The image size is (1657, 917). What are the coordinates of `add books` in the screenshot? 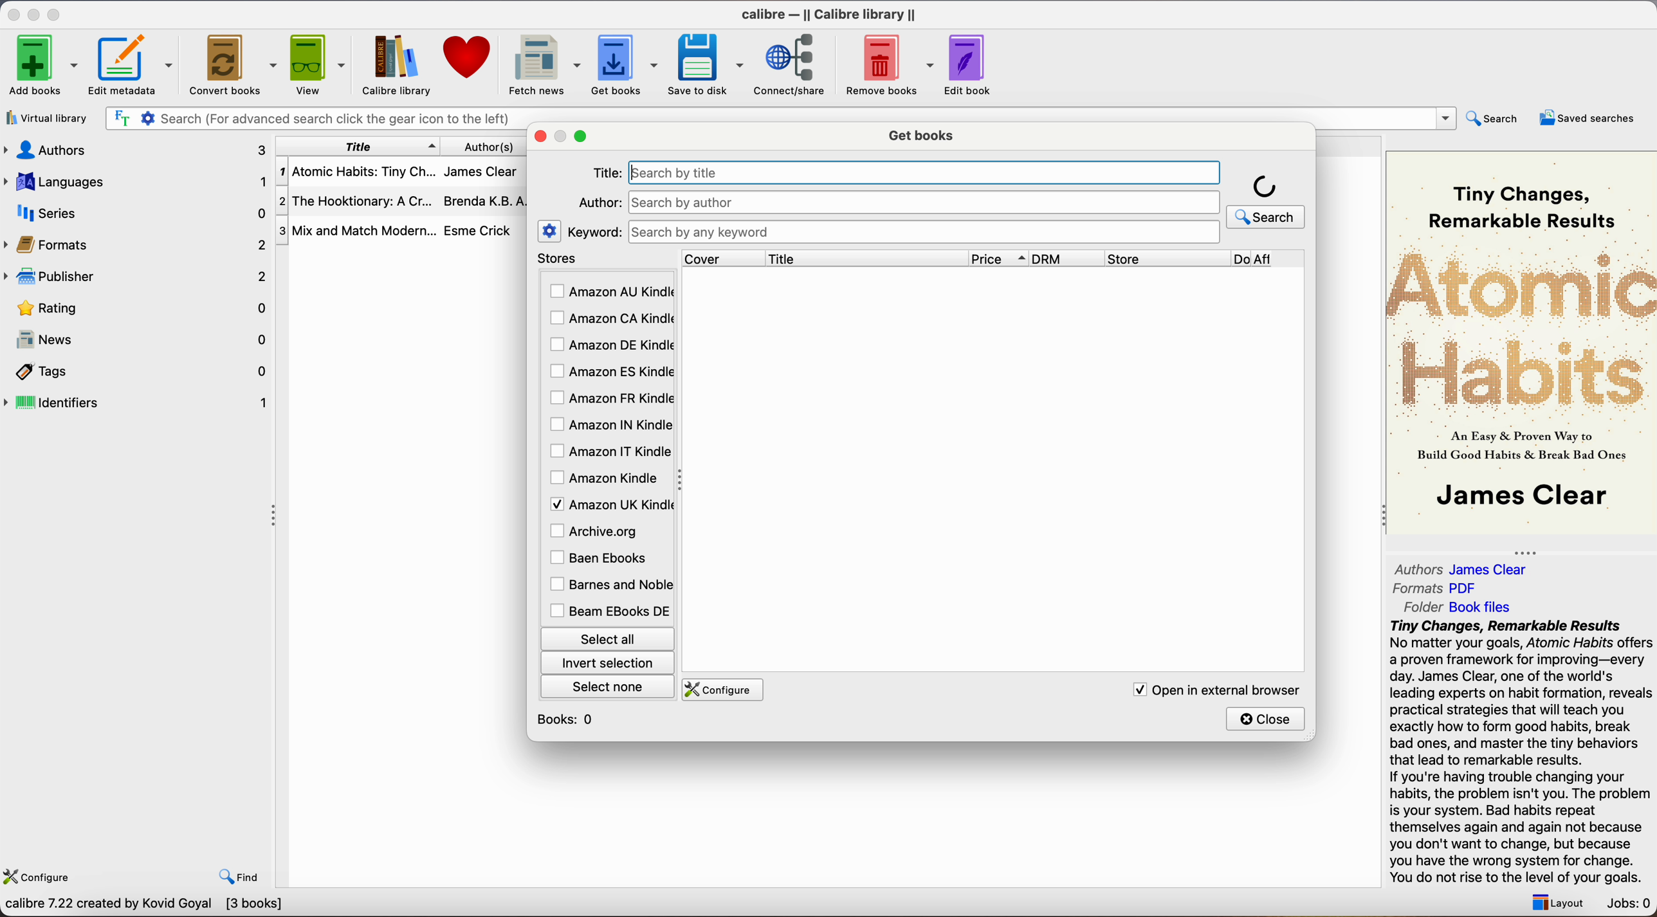 It's located at (43, 66).